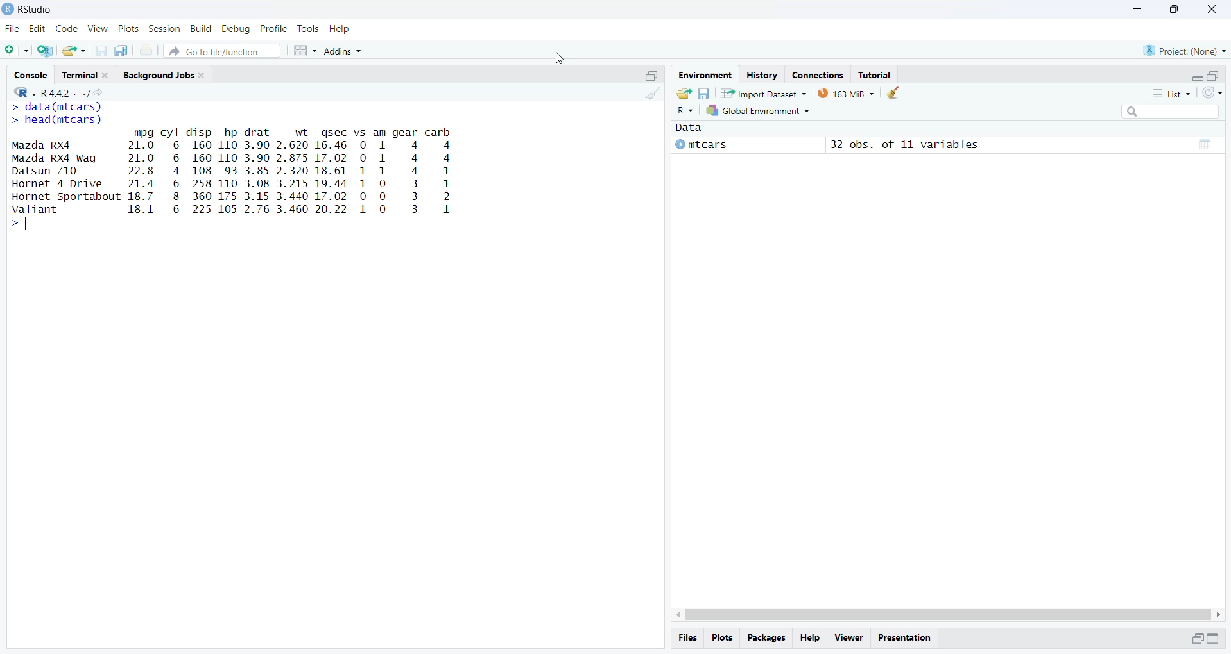  Describe the element at coordinates (65, 94) in the screenshot. I see `R 4.4.2 ~/` at that location.